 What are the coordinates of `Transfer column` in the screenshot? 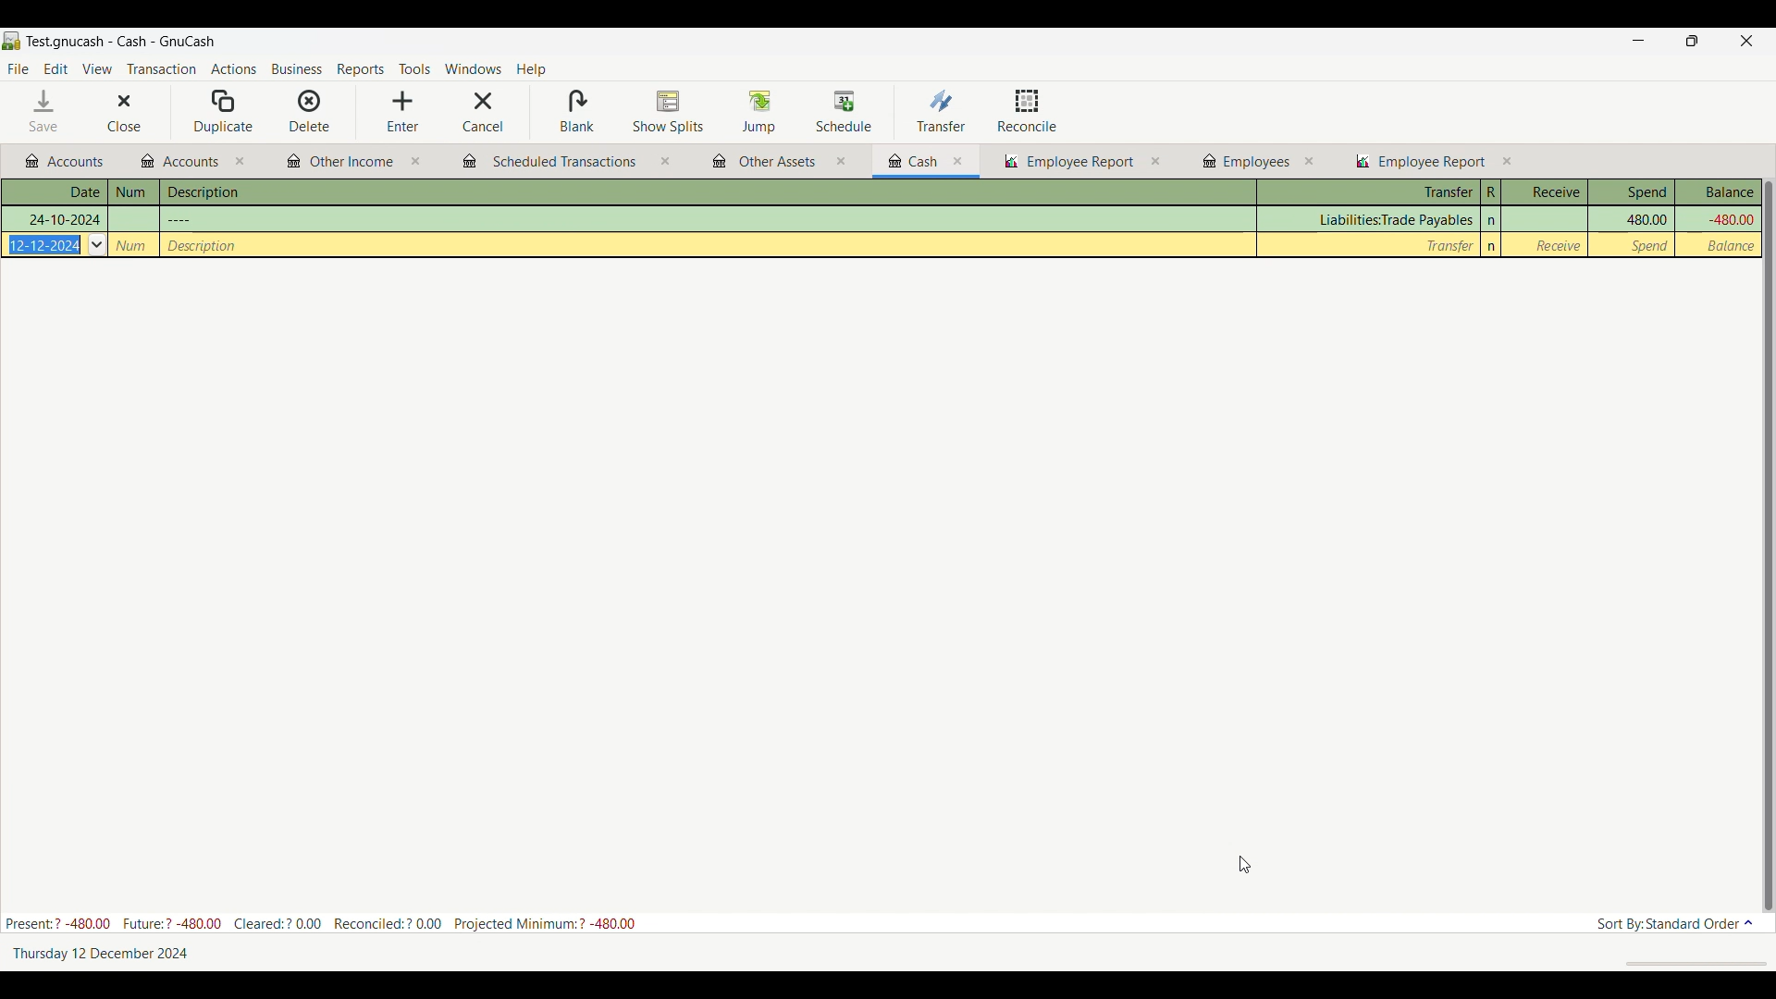 It's located at (1393, 220).